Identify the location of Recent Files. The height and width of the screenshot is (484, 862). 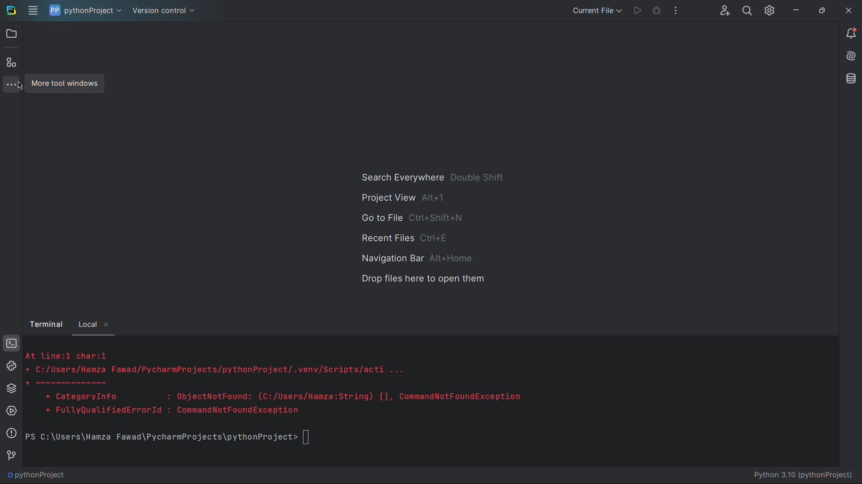
(405, 239).